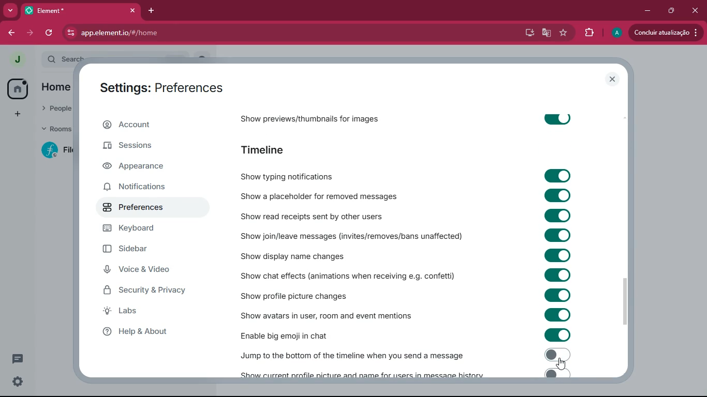  I want to click on toggle on , so click(556, 373).